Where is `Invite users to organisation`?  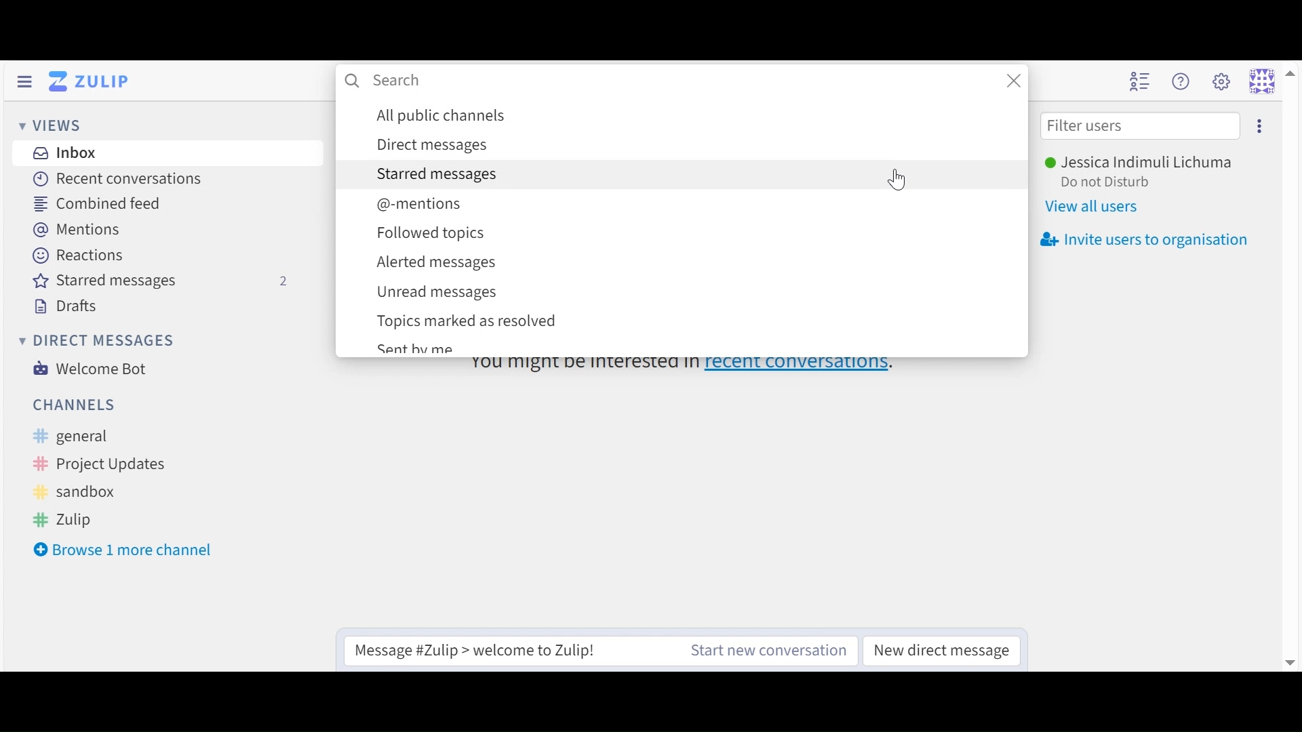 Invite users to organisation is located at coordinates (1145, 241).